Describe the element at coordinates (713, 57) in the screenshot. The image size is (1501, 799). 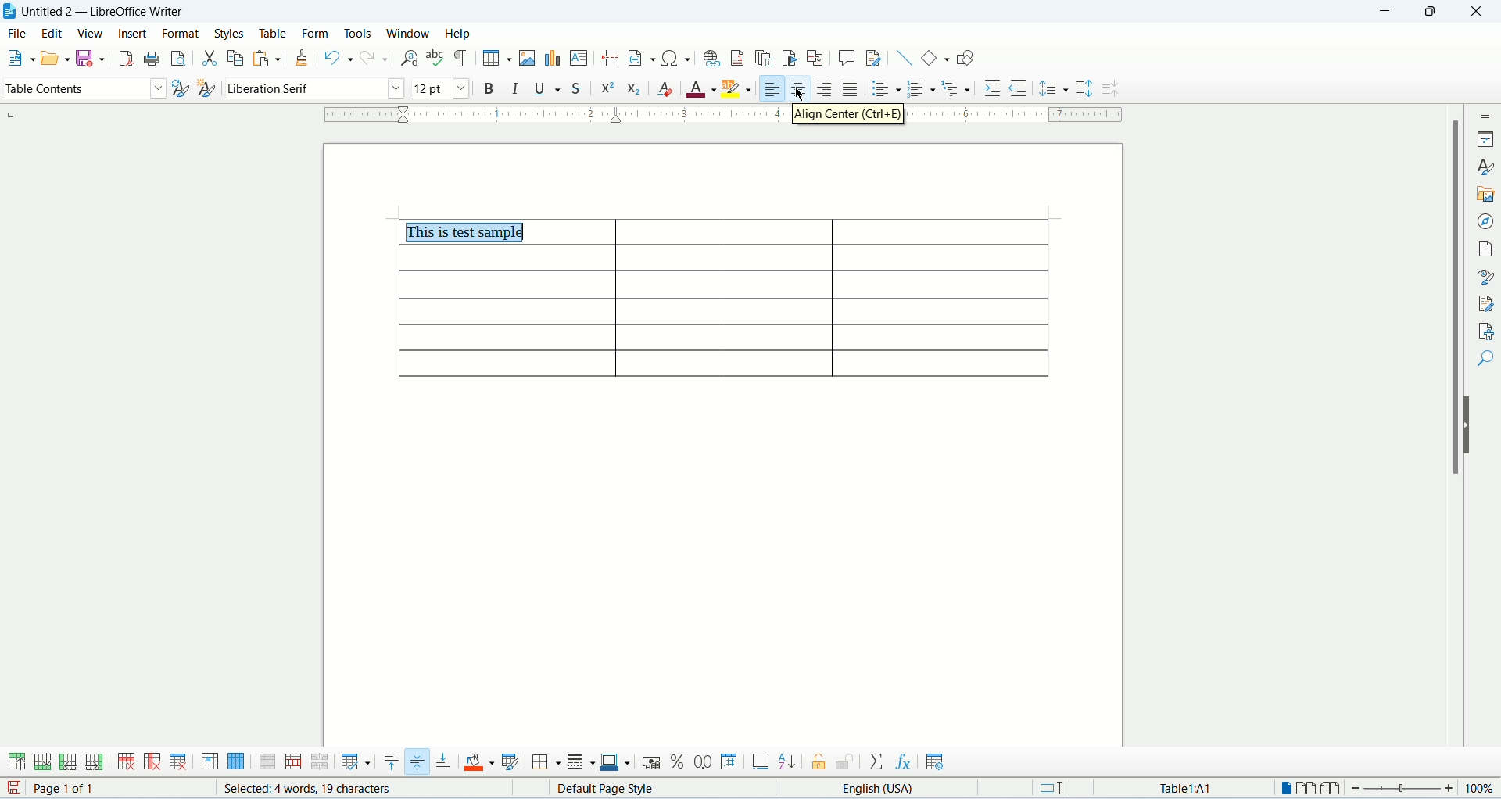
I see `insert hyperlink` at that location.